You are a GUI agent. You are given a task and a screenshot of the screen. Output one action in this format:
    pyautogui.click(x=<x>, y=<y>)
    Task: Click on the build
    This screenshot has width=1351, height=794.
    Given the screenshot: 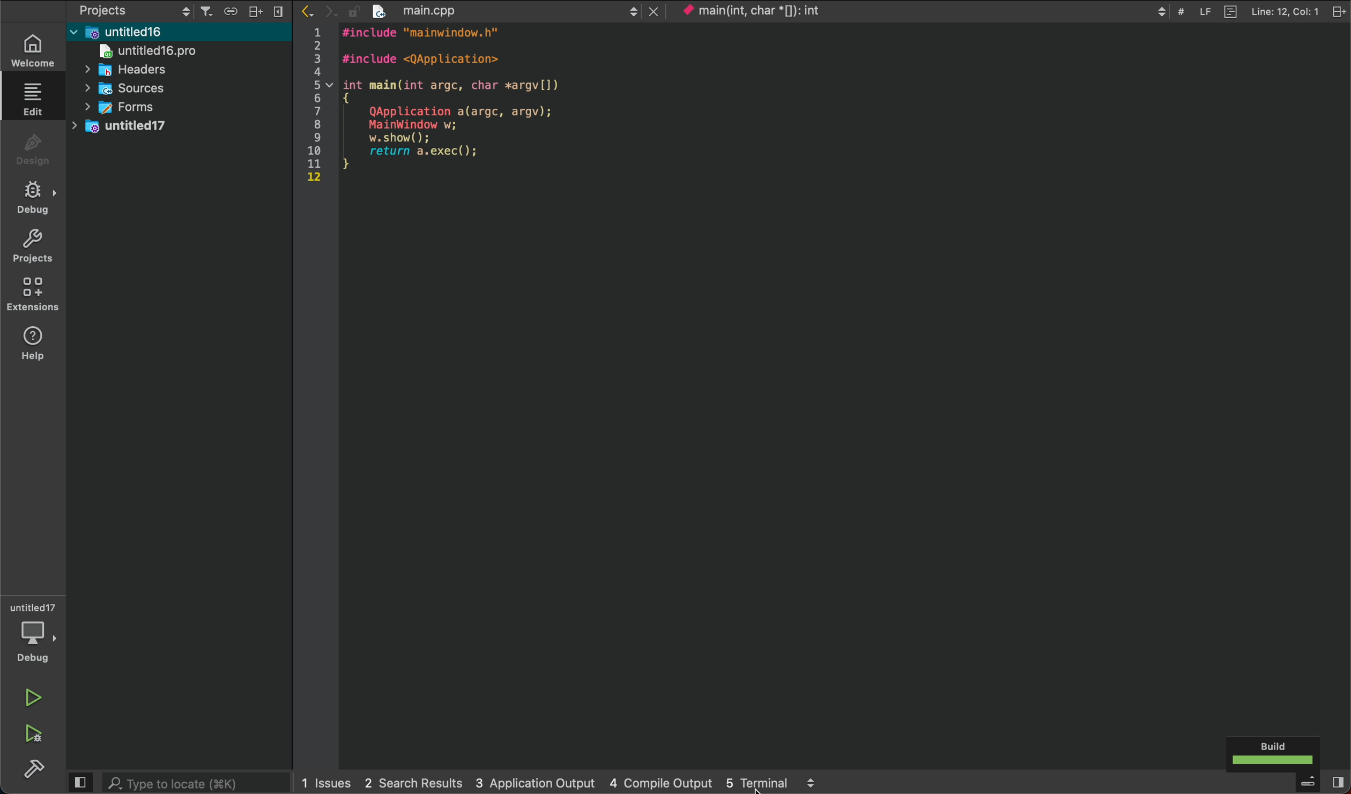 What is the action you would take?
    pyautogui.click(x=29, y=775)
    